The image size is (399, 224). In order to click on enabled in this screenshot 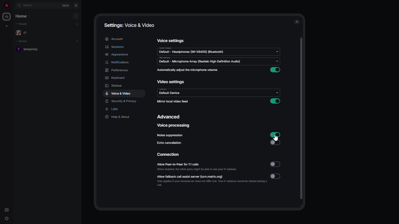, I will do `click(275, 101)`.